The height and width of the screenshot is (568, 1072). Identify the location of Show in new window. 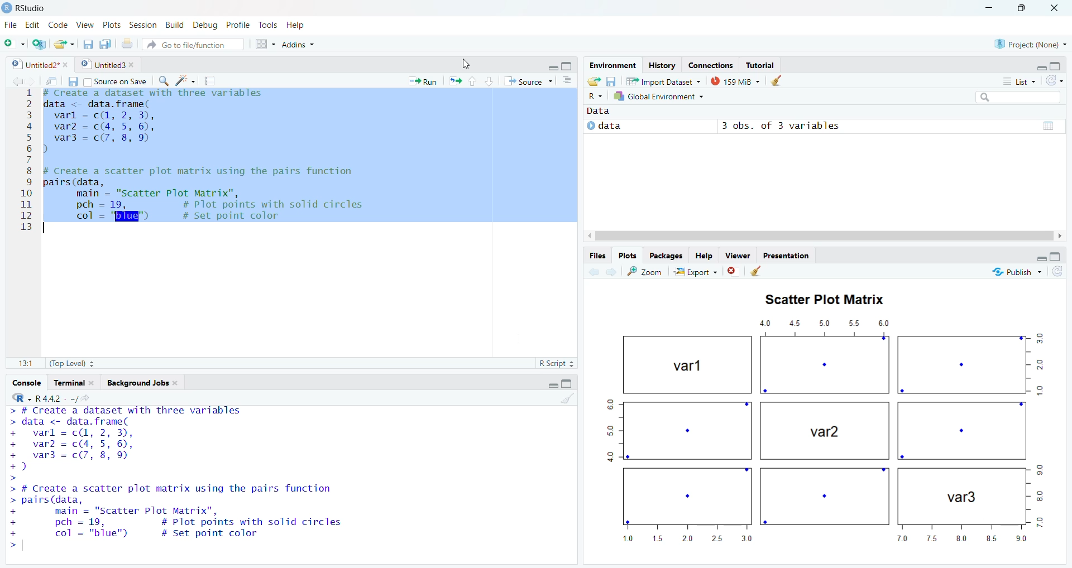
(49, 80).